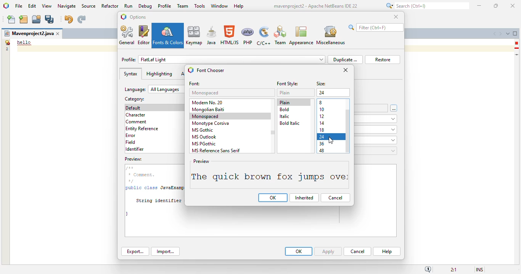 This screenshot has height=274, width=521. What do you see at coordinates (129, 6) in the screenshot?
I see `run` at bounding box center [129, 6].